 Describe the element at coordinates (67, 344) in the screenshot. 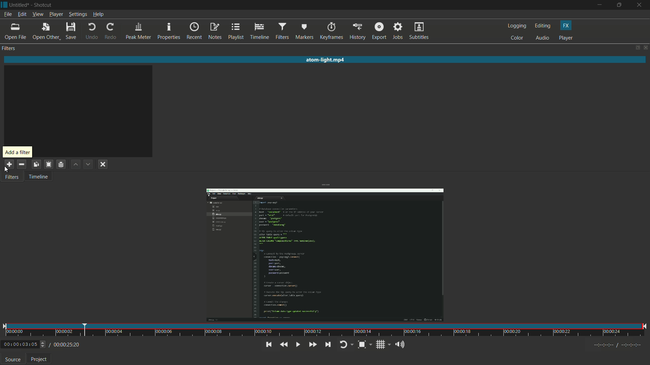

I see `/00:00:25:20` at that location.